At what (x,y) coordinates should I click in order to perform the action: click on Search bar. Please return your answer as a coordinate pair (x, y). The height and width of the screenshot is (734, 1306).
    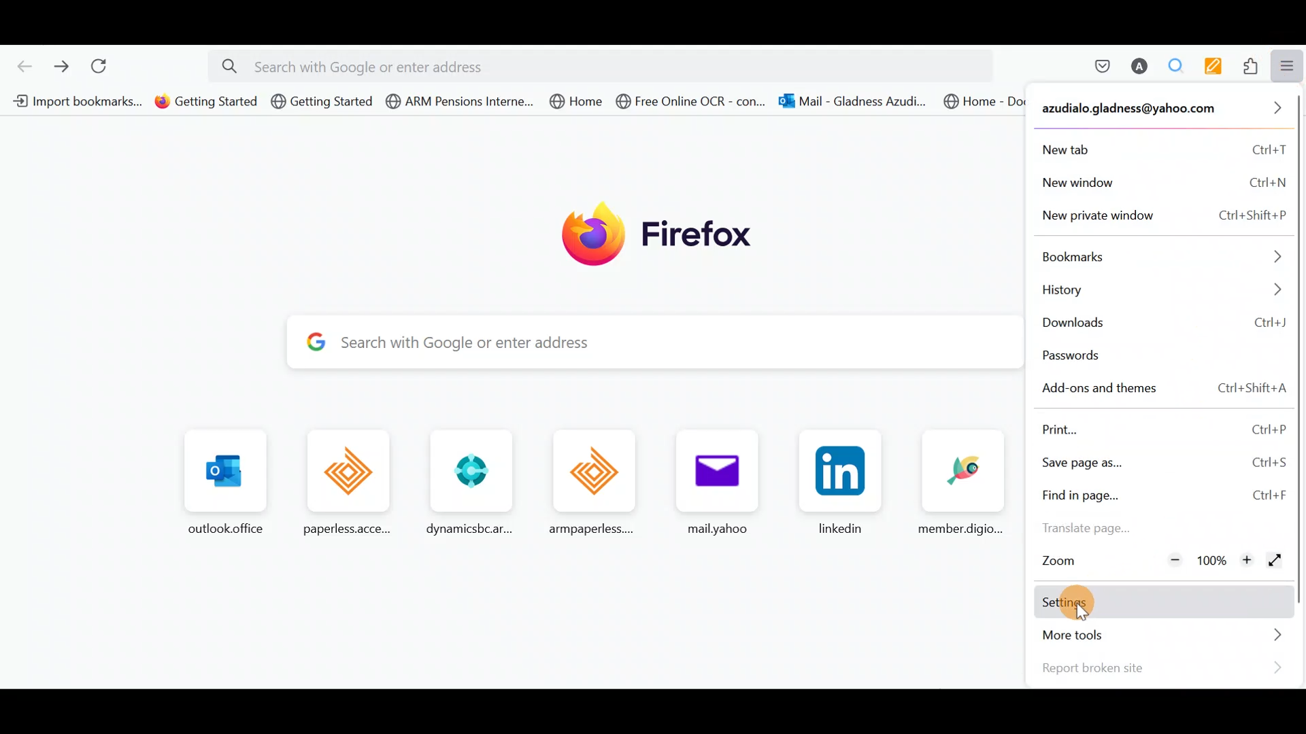
    Looking at the image, I should click on (605, 65).